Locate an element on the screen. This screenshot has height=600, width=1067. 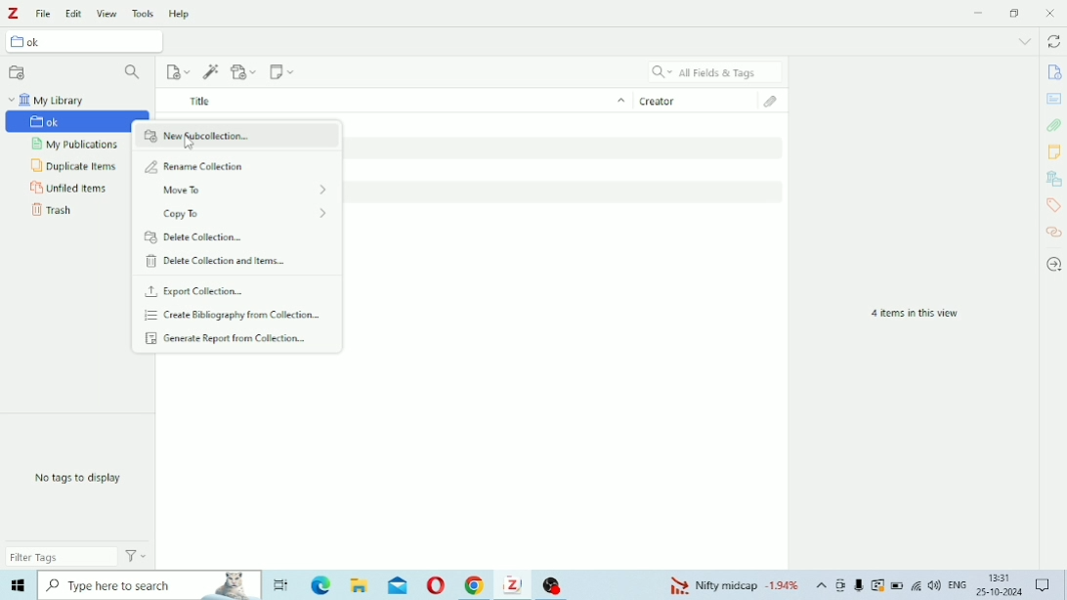
Notifications is located at coordinates (1043, 582).